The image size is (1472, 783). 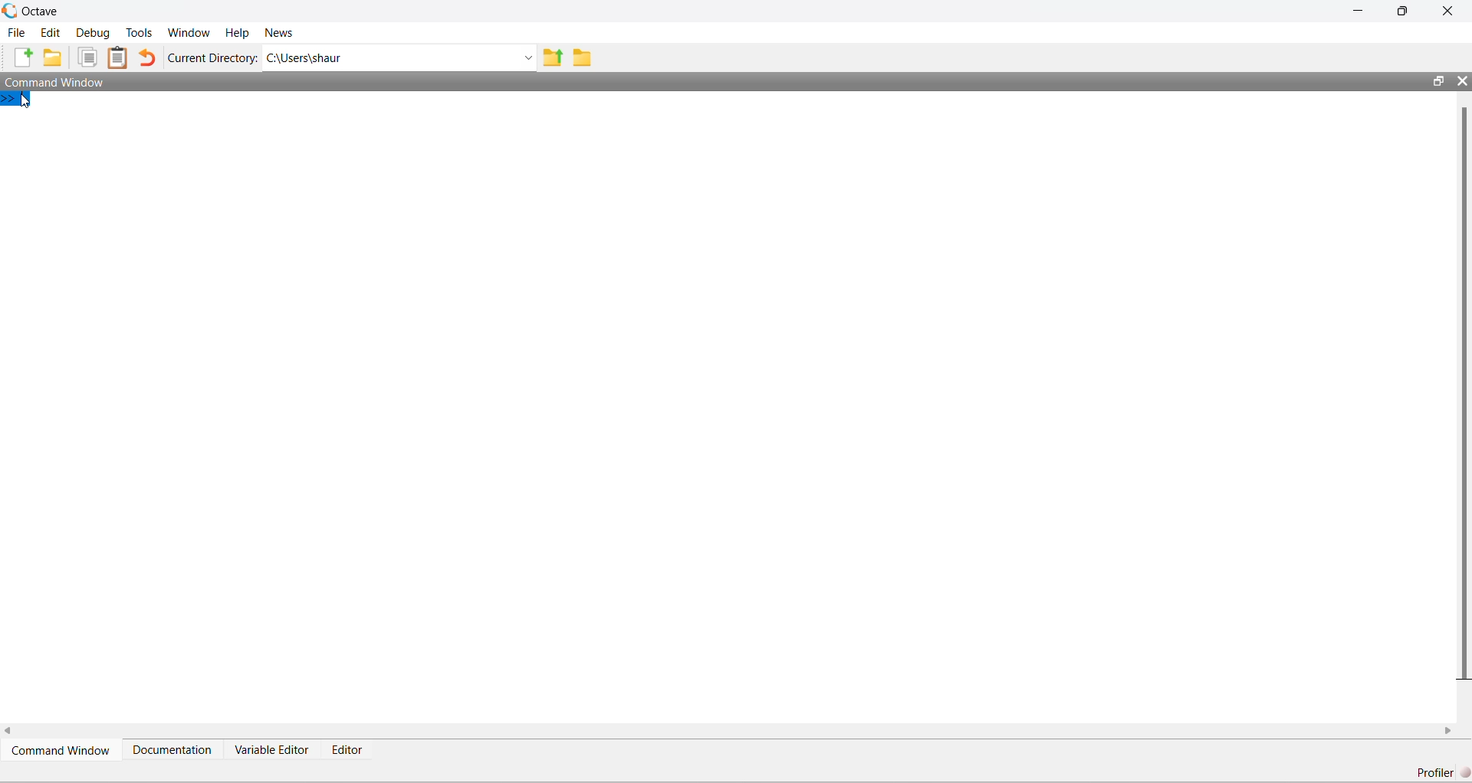 I want to click on scroll left, so click(x=11, y=731).